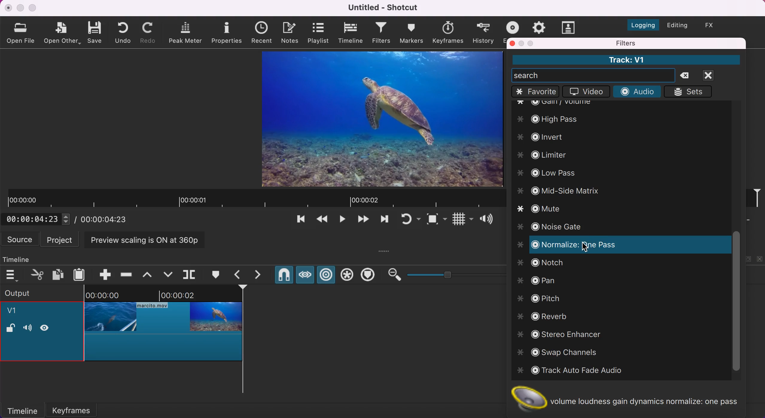  Describe the element at coordinates (484, 32) in the screenshot. I see `history` at that location.